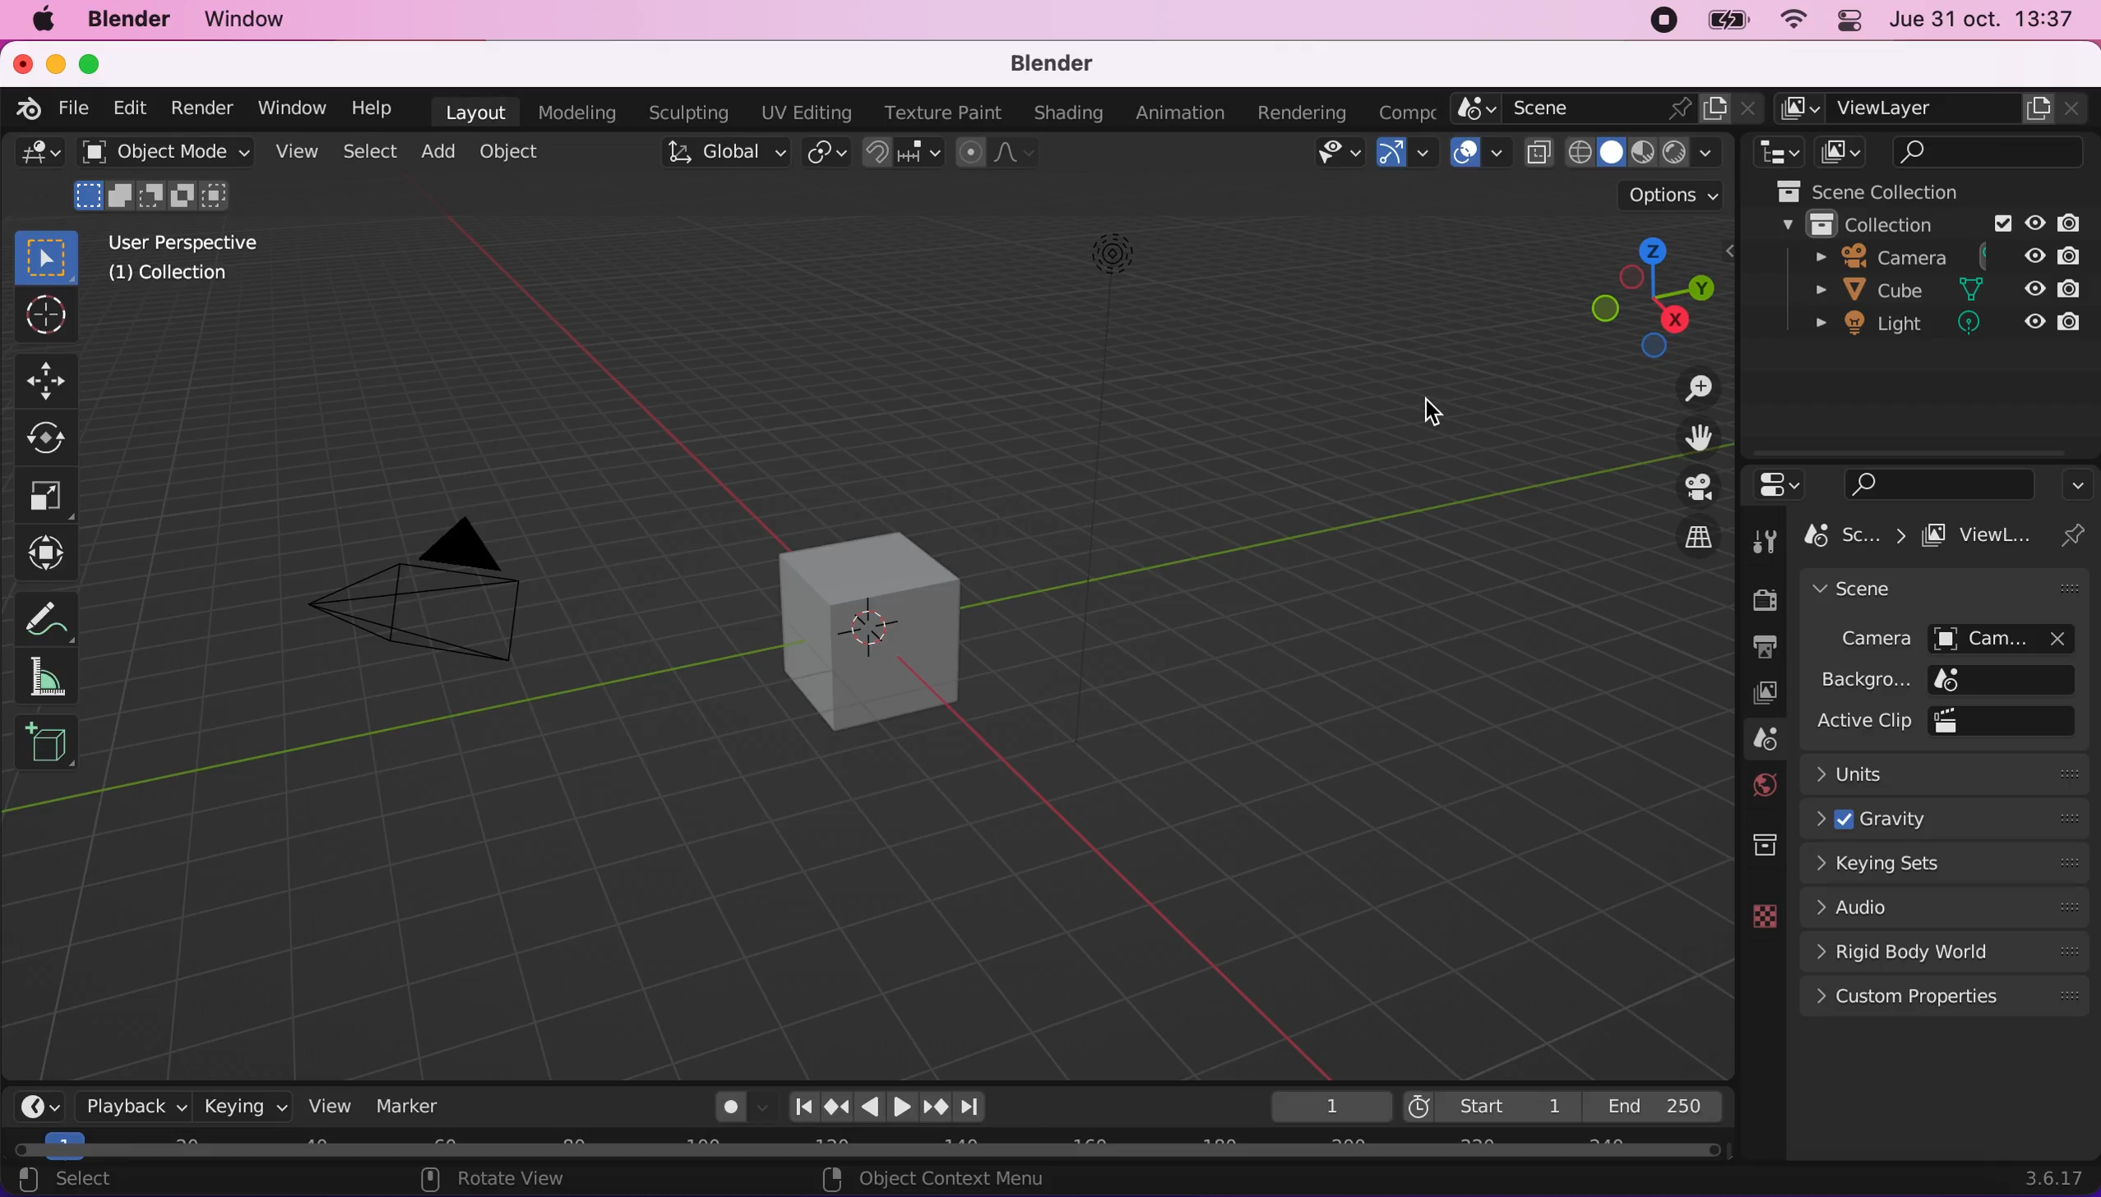 This screenshot has height=1197, width=2101. Describe the element at coordinates (1779, 483) in the screenshot. I see `editor type` at that location.